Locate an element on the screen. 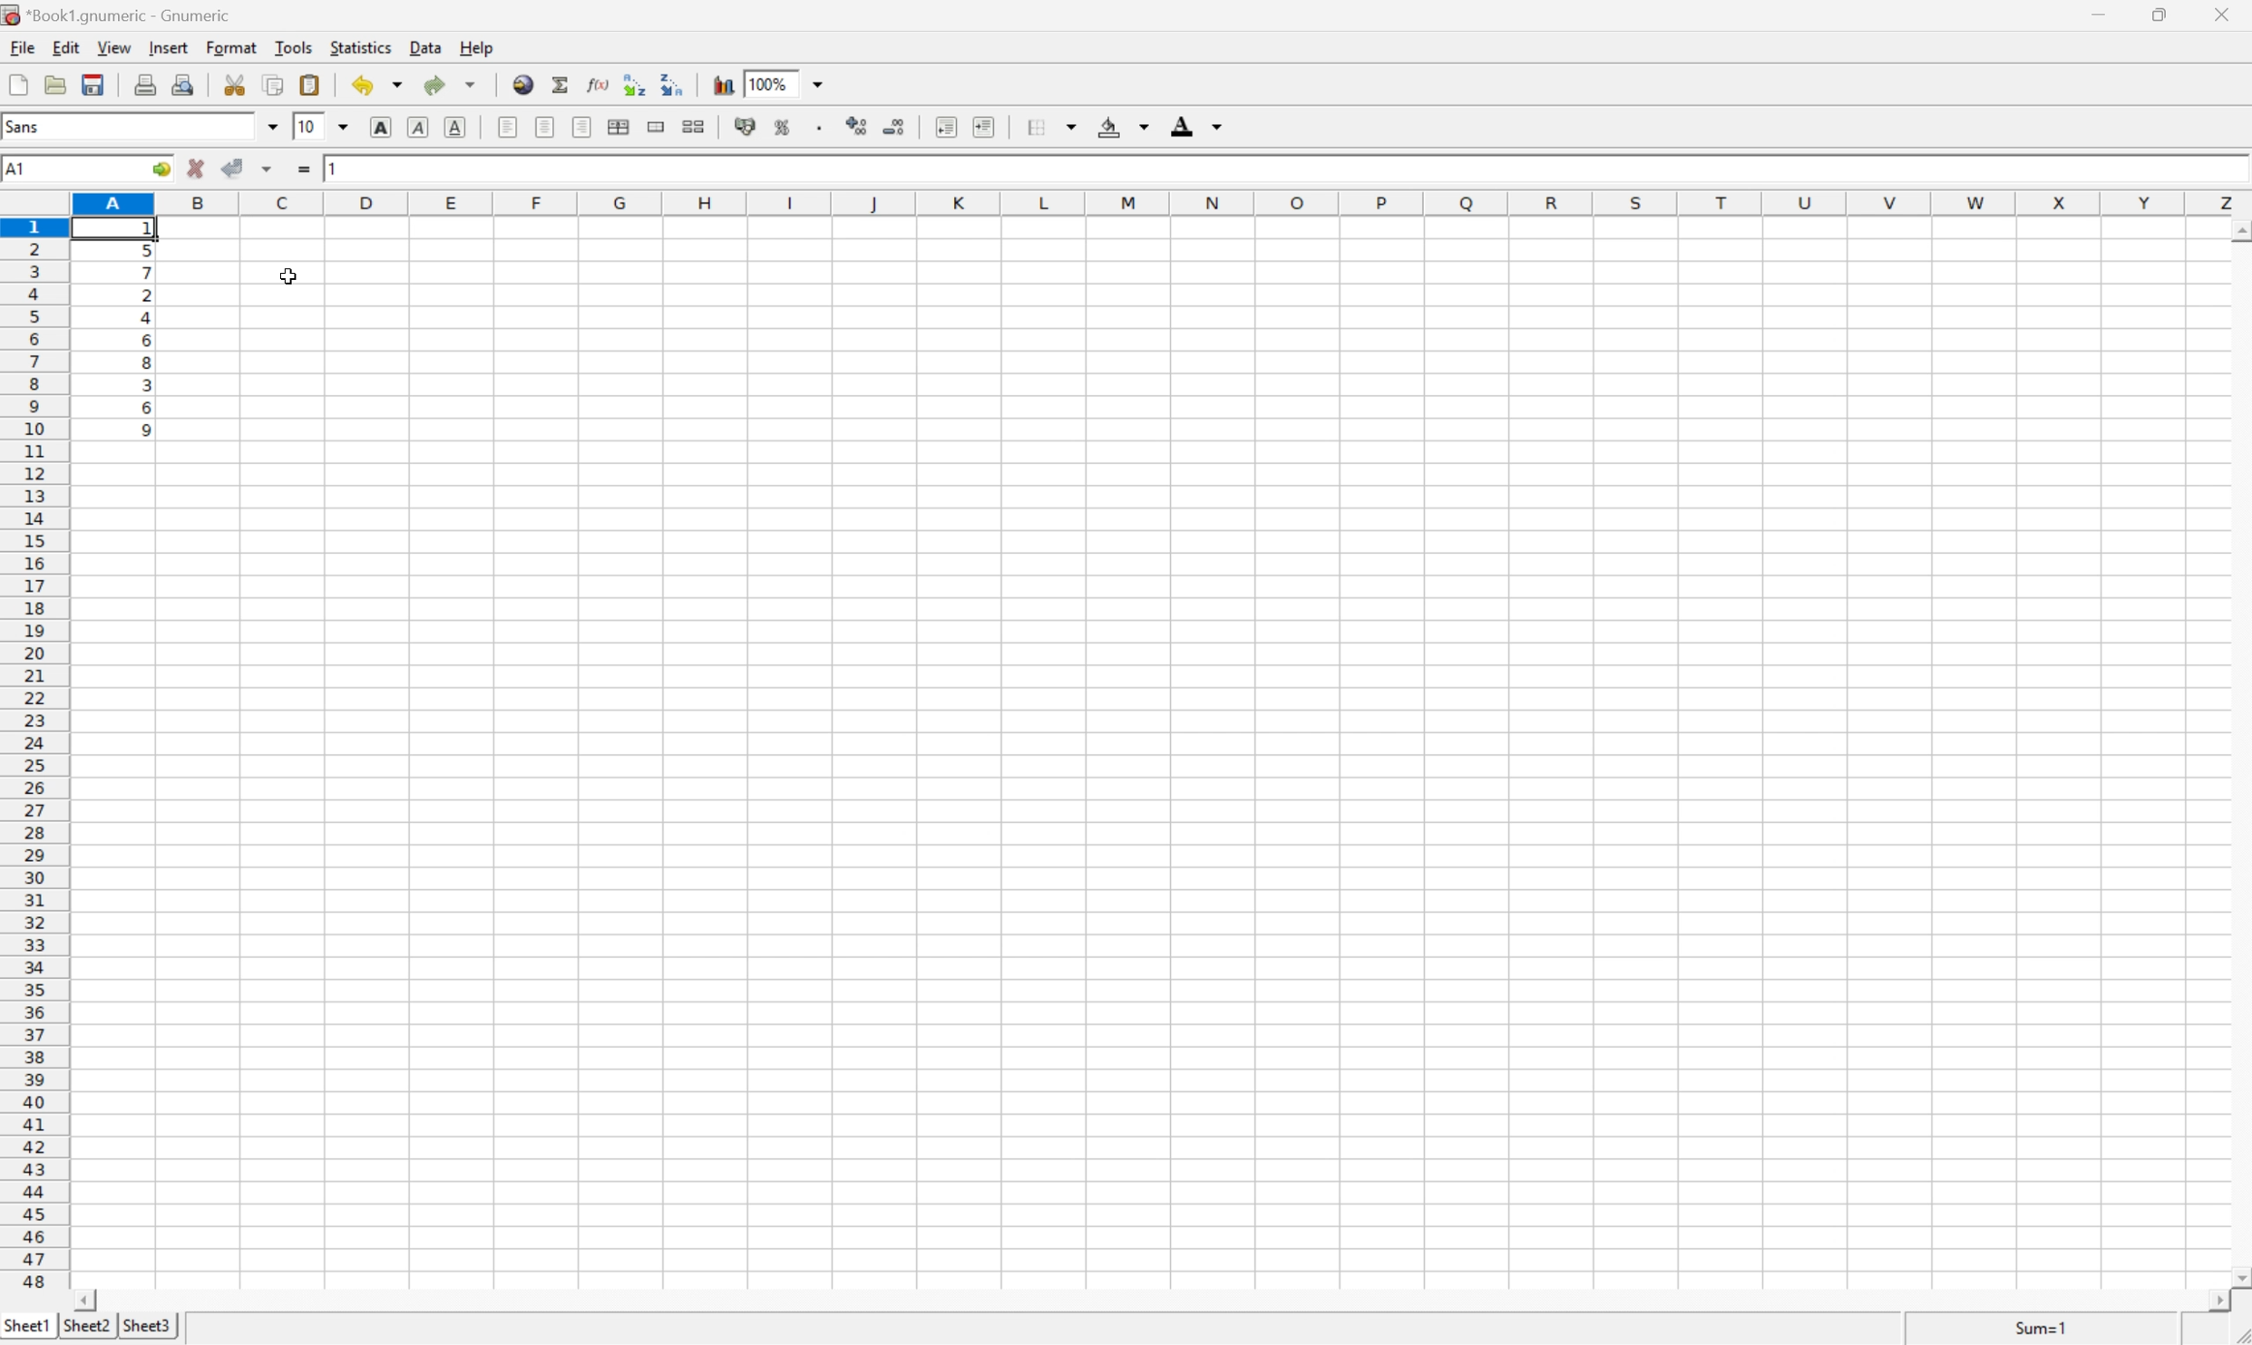 This screenshot has width=2252, height=1345. enter formula is located at coordinates (308, 169).